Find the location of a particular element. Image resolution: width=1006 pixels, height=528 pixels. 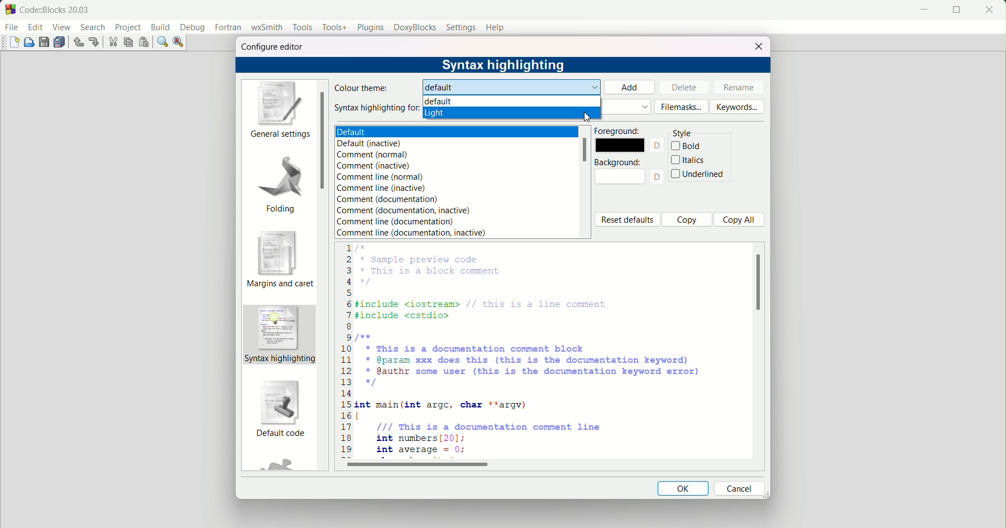

ok is located at coordinates (683, 488).